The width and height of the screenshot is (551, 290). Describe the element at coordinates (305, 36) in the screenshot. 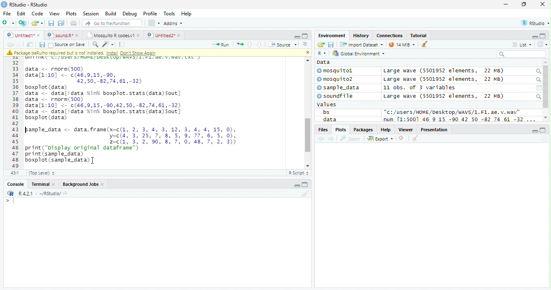

I see `Full screen` at that location.